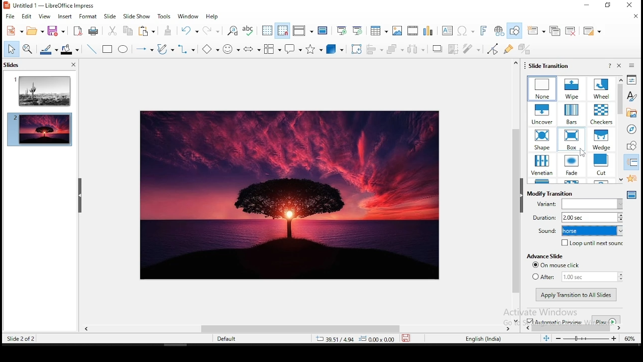 Image resolution: width=643 pixels, height=362 pixels. What do you see at coordinates (190, 31) in the screenshot?
I see `undo` at bounding box center [190, 31].